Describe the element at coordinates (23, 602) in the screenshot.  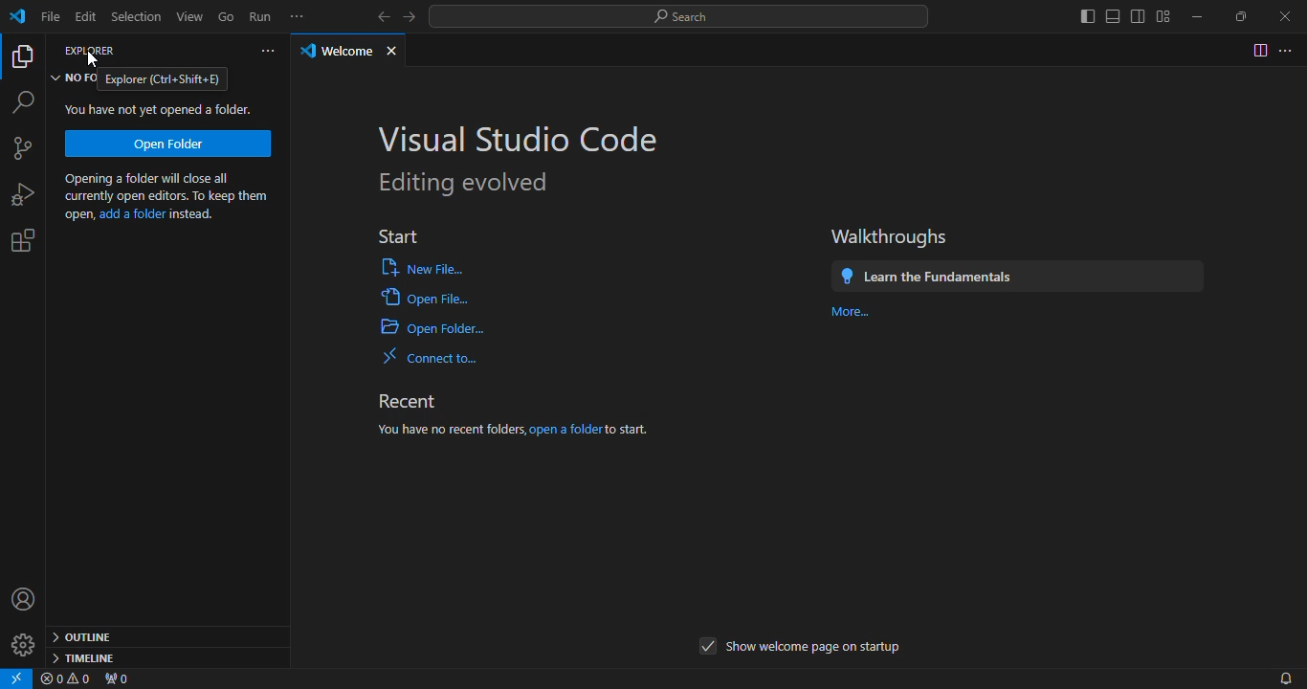
I see `profile` at that location.